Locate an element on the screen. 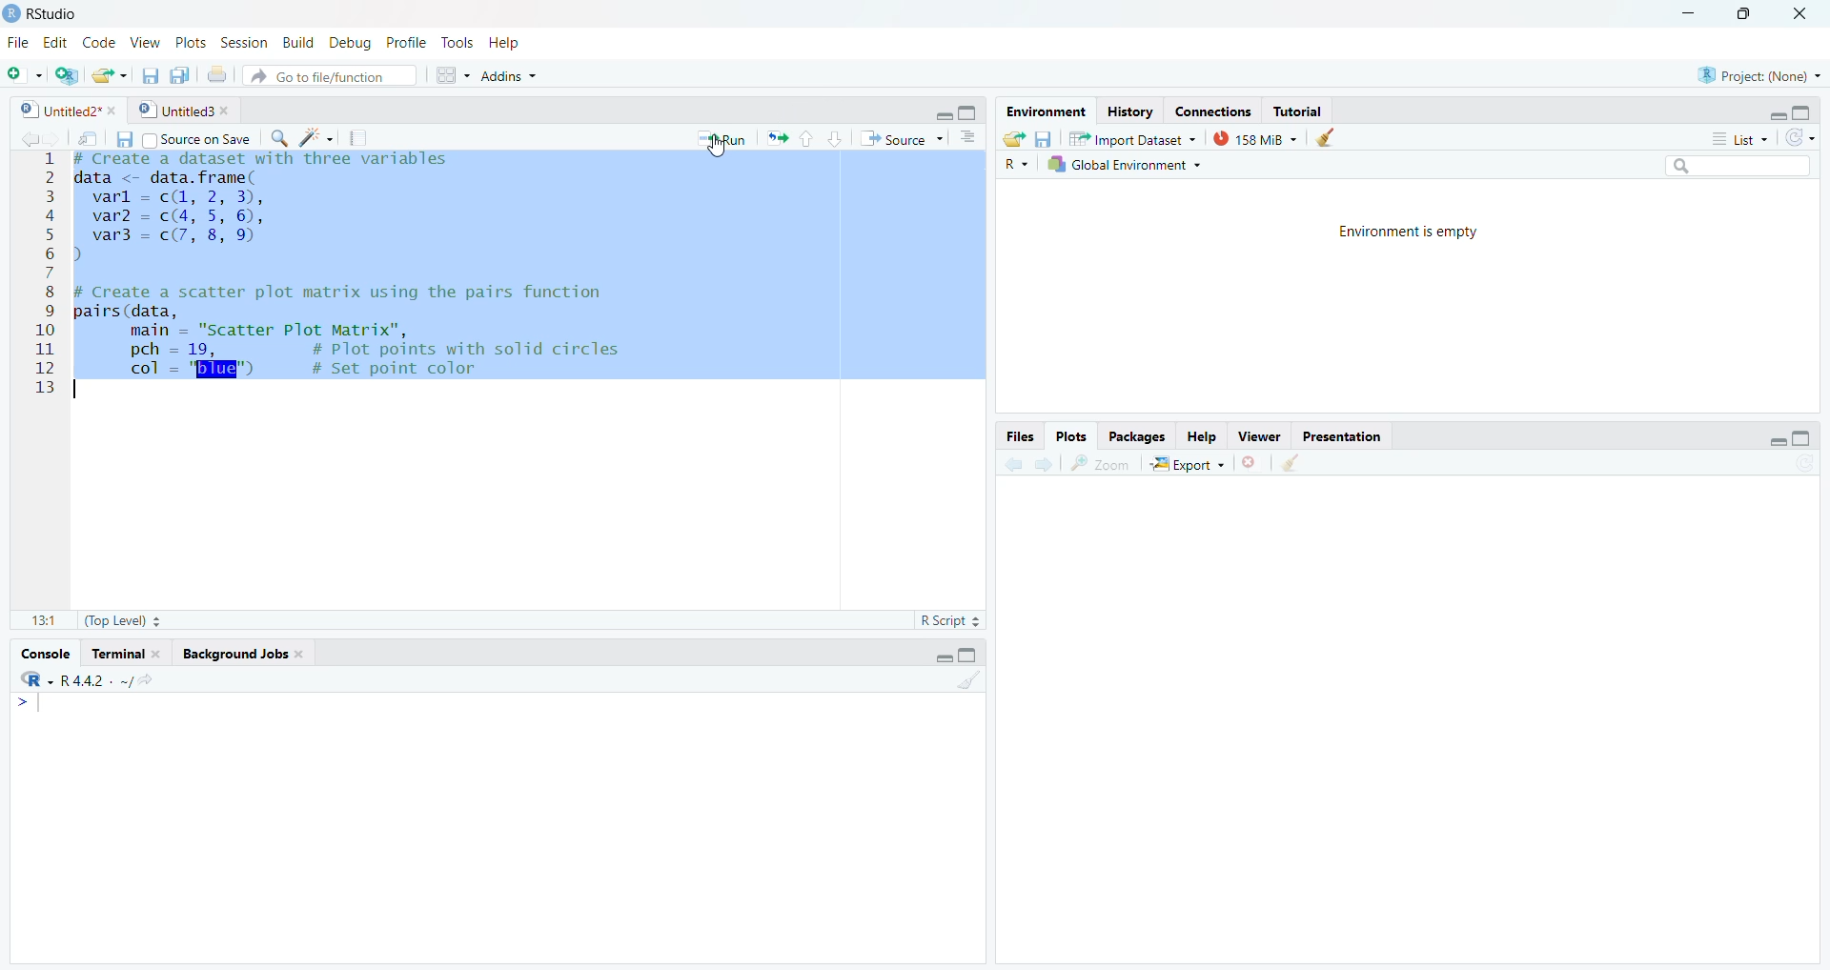 The height and width of the screenshot is (970, 1830). Code is located at coordinates (100, 41).